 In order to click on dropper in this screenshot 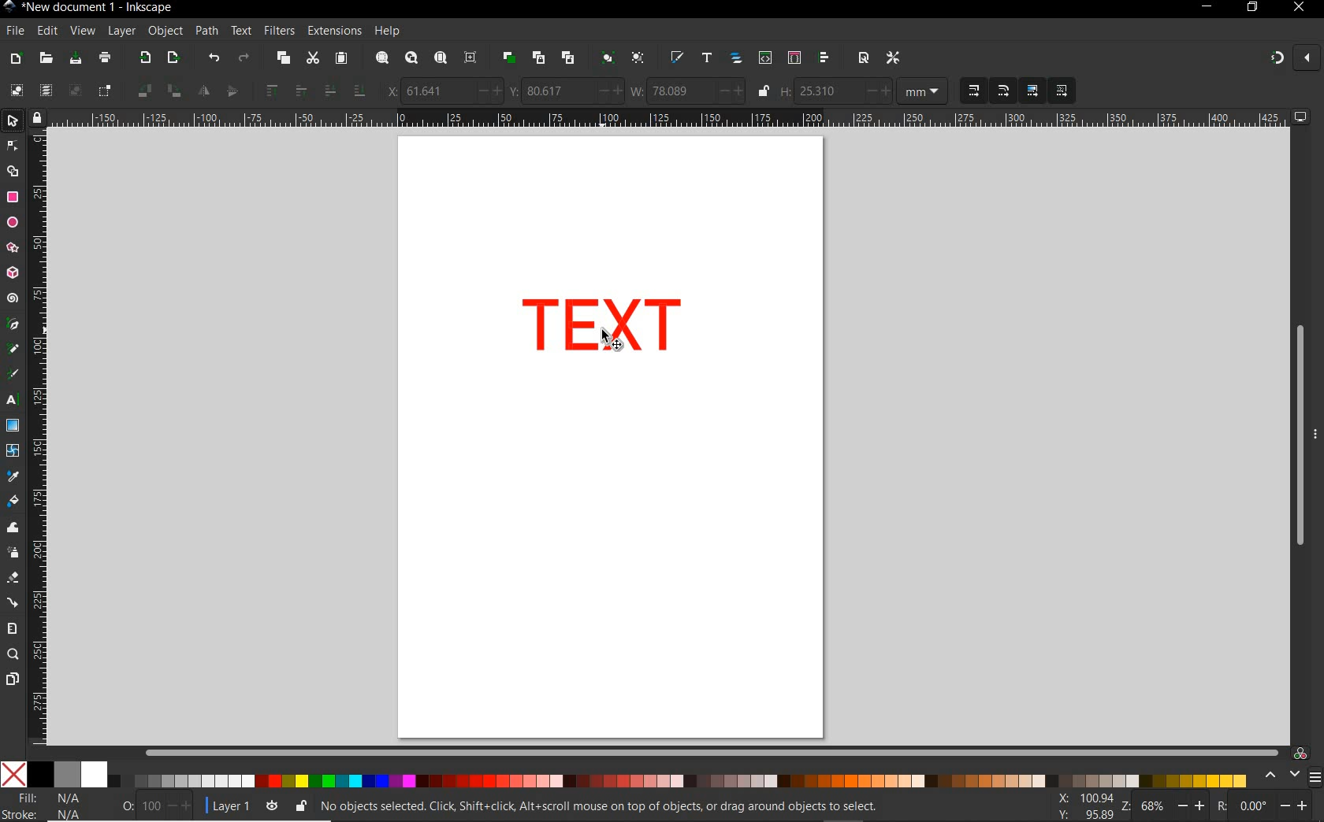, I will do `click(13, 476)`.